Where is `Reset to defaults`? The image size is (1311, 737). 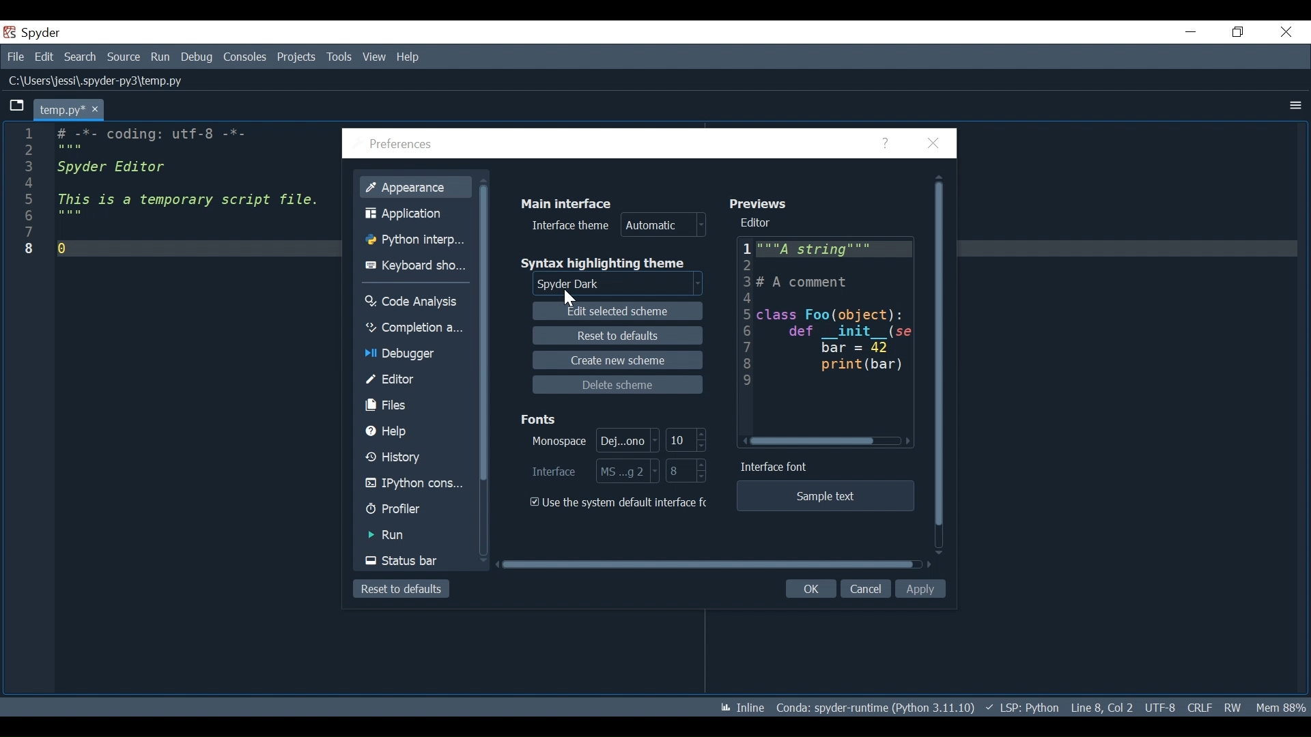 Reset to defaults is located at coordinates (617, 336).